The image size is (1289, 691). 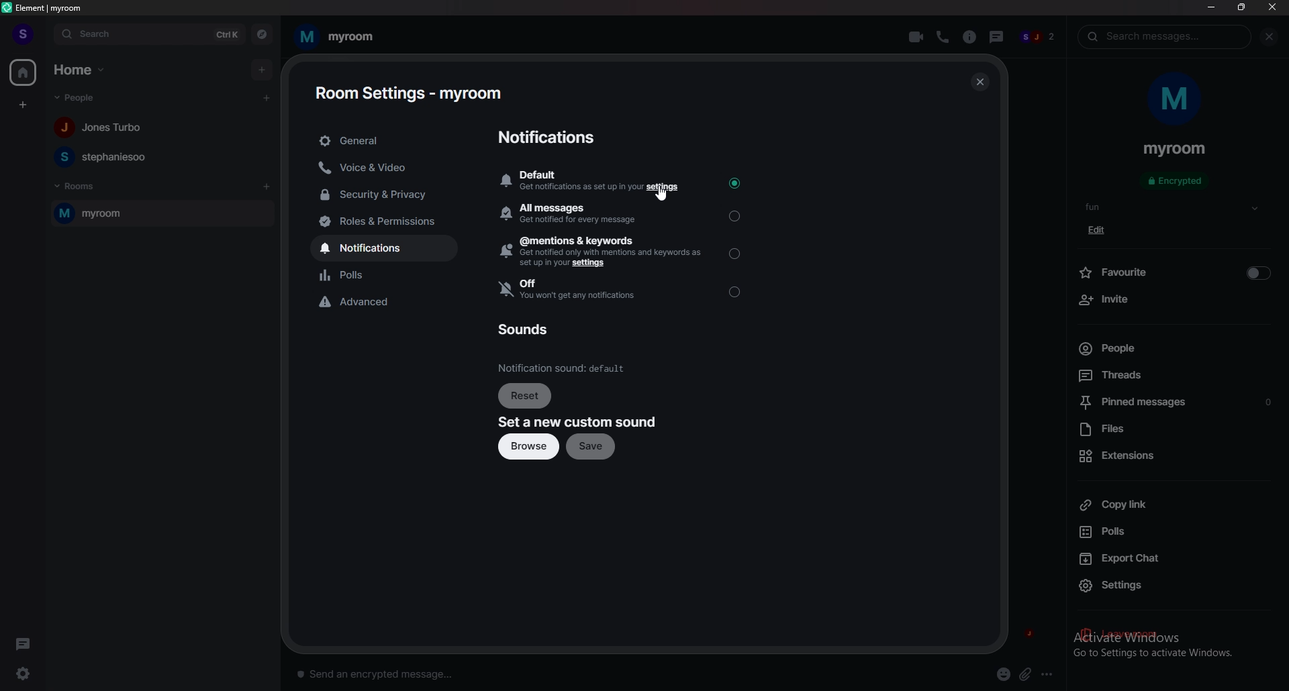 What do you see at coordinates (28, 673) in the screenshot?
I see `settings` at bounding box center [28, 673].